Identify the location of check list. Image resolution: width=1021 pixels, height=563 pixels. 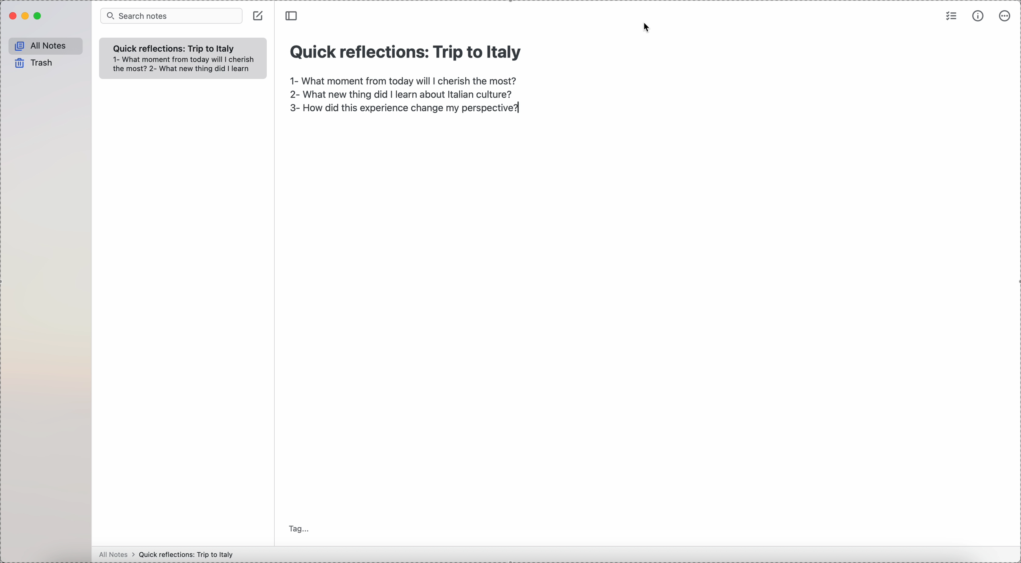
(952, 15).